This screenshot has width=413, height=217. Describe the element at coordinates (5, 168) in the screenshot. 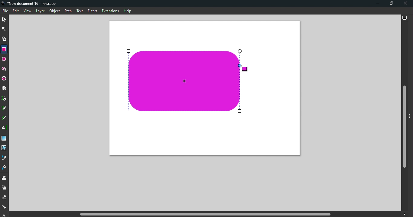

I see `Paint bucket tool` at that location.